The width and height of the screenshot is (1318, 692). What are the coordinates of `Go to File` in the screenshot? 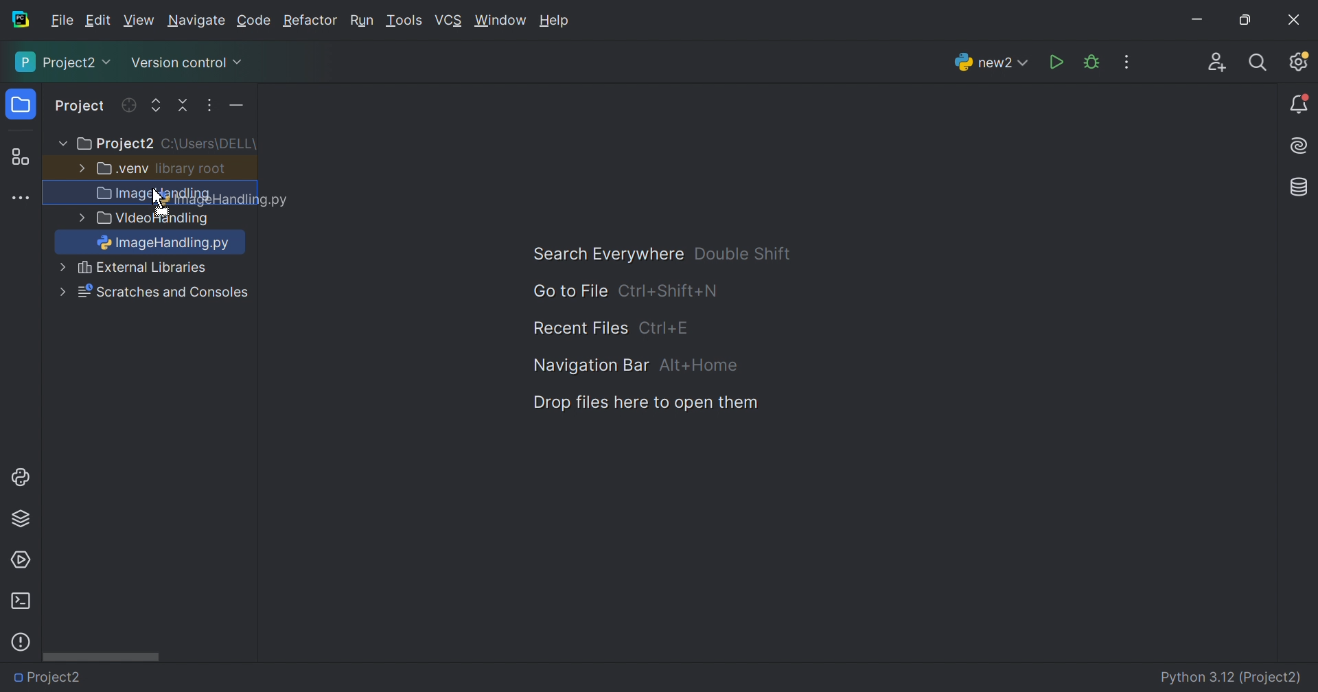 It's located at (569, 291).